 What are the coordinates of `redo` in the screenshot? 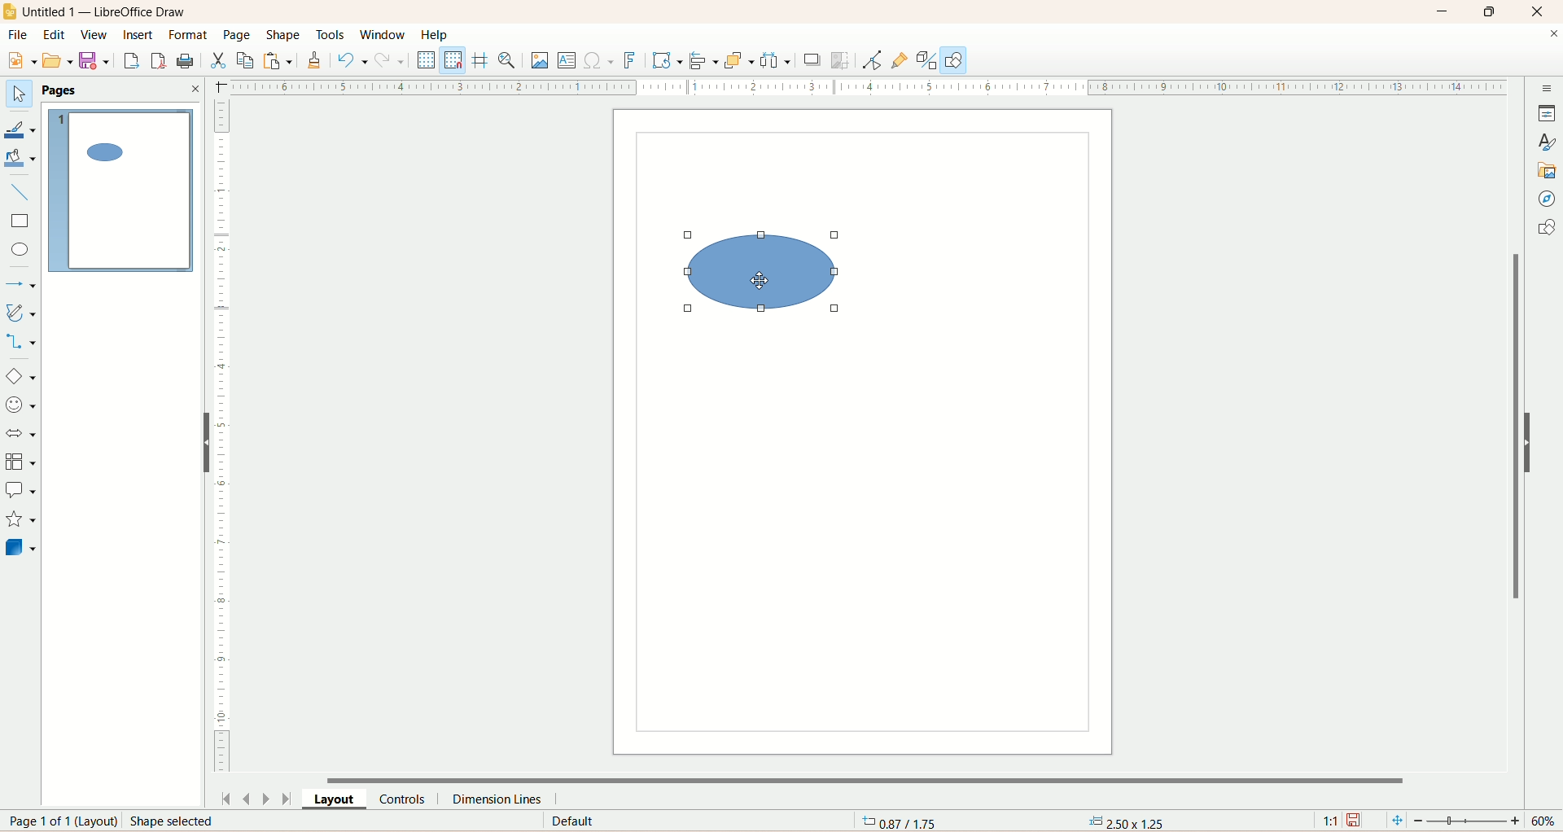 It's located at (392, 62).